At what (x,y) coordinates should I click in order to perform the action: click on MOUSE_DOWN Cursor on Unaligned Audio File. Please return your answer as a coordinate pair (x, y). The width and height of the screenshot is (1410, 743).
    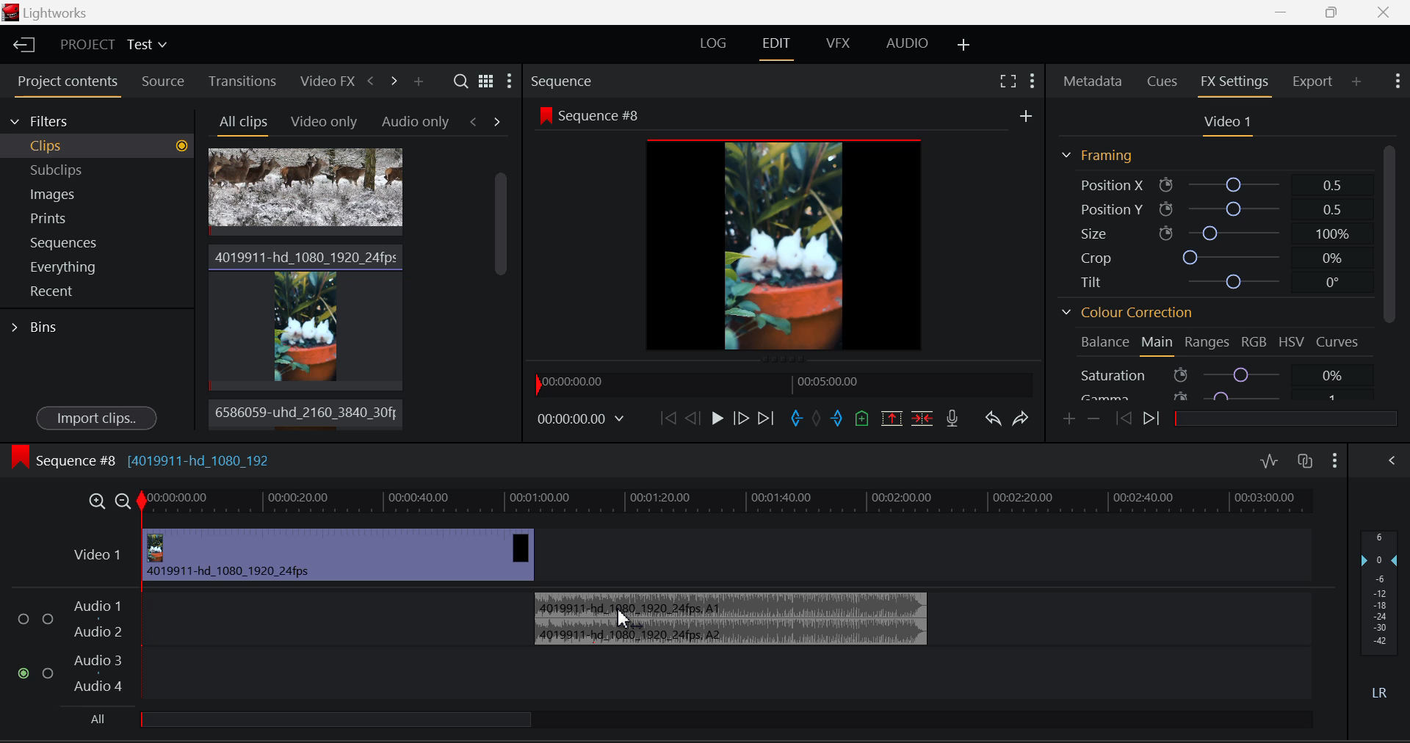
    Looking at the image, I should click on (728, 616).